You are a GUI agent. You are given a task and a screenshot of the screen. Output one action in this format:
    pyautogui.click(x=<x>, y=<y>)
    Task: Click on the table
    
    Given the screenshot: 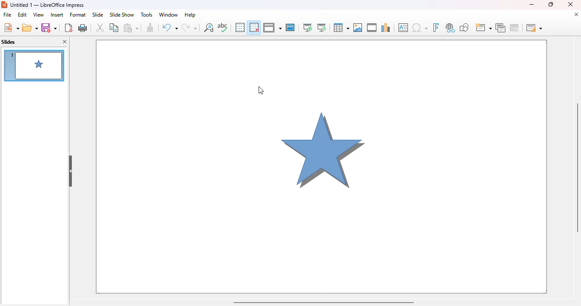 What is the action you would take?
    pyautogui.click(x=342, y=28)
    